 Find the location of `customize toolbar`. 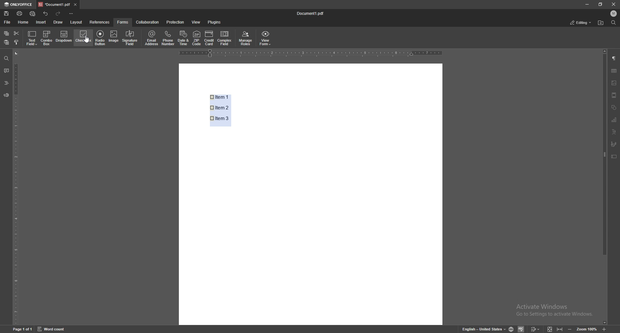

customize toolbar is located at coordinates (71, 14).